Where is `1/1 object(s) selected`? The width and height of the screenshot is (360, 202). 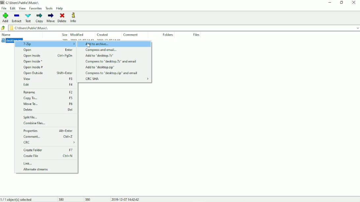
1/1 object(s) selected is located at coordinates (18, 199).